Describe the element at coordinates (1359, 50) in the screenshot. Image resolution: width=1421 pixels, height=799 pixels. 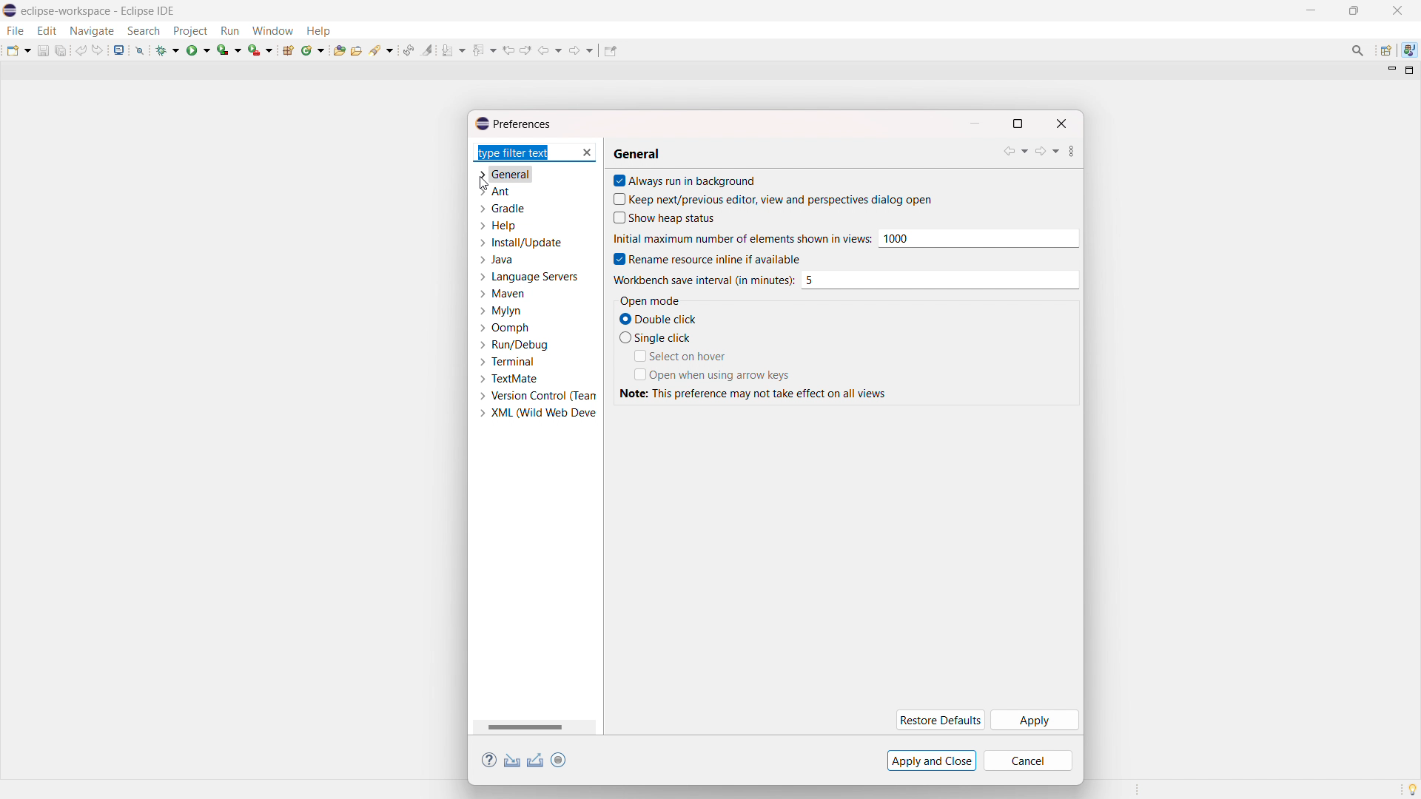
I see `access commands and other items` at that location.